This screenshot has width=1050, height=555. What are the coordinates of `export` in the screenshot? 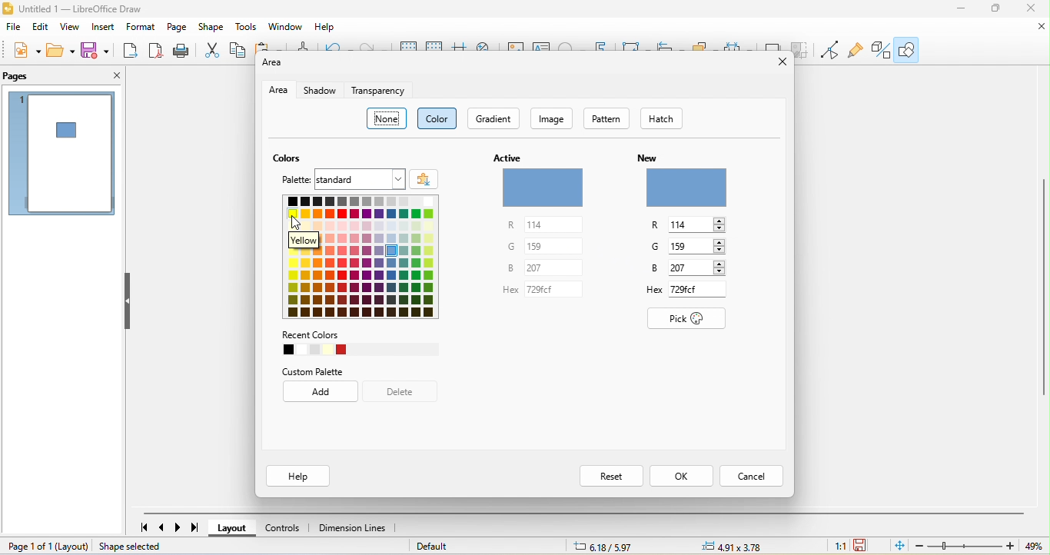 It's located at (130, 52).